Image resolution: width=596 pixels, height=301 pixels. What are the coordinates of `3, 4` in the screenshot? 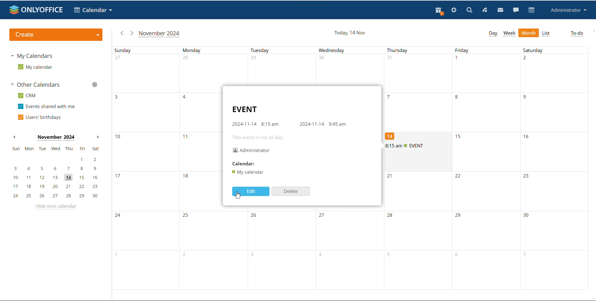 It's located at (164, 111).